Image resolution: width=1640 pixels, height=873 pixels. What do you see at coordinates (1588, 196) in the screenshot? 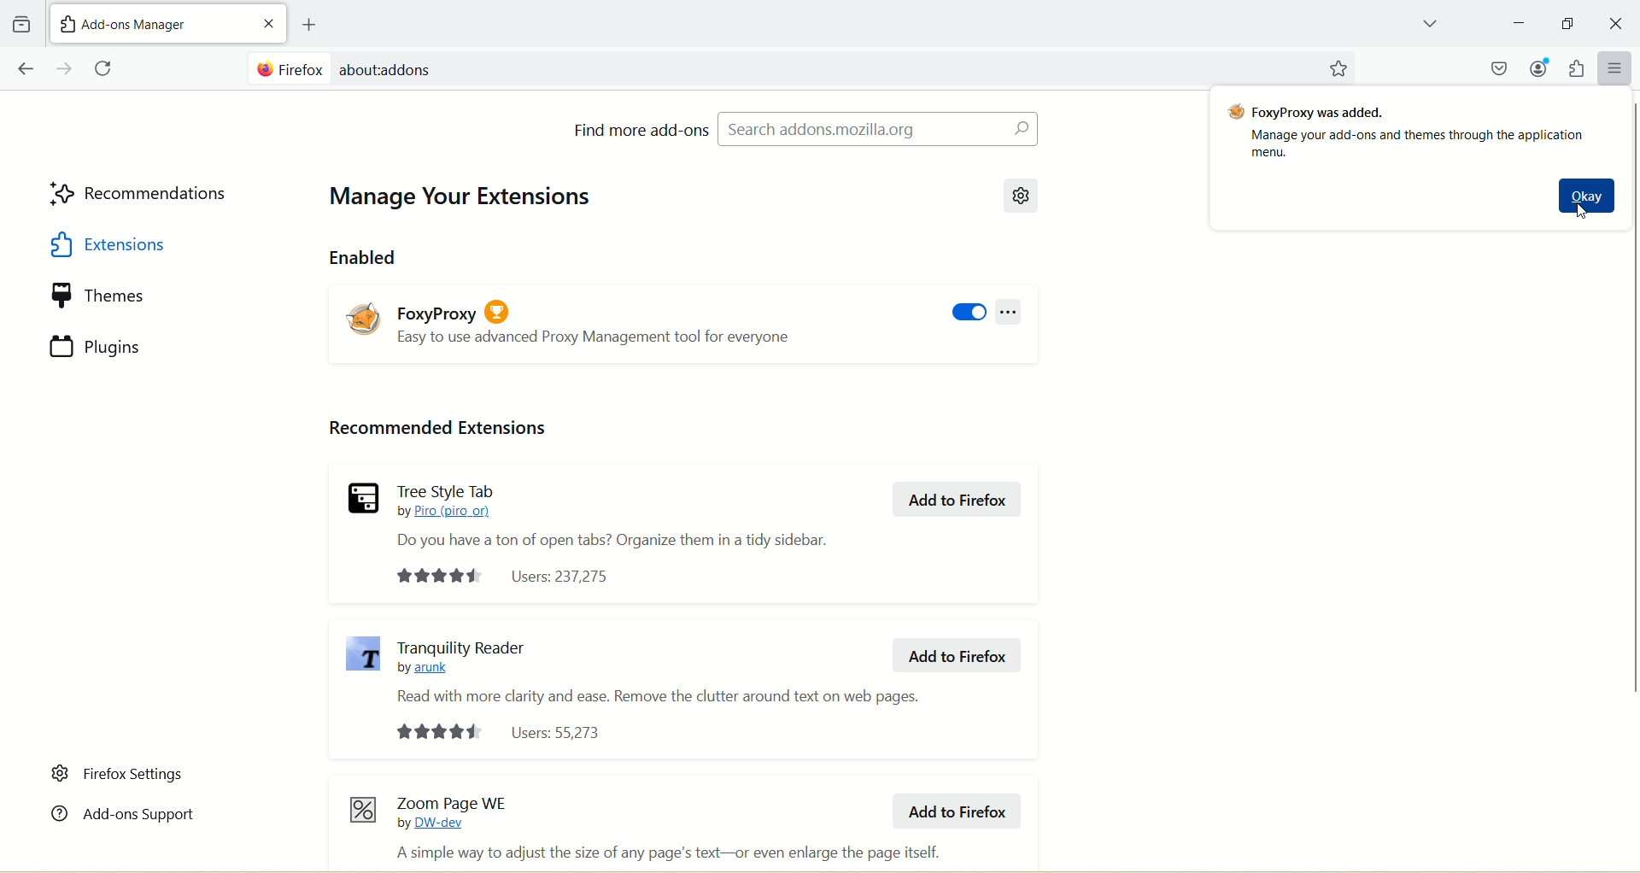
I see `Okay` at bounding box center [1588, 196].